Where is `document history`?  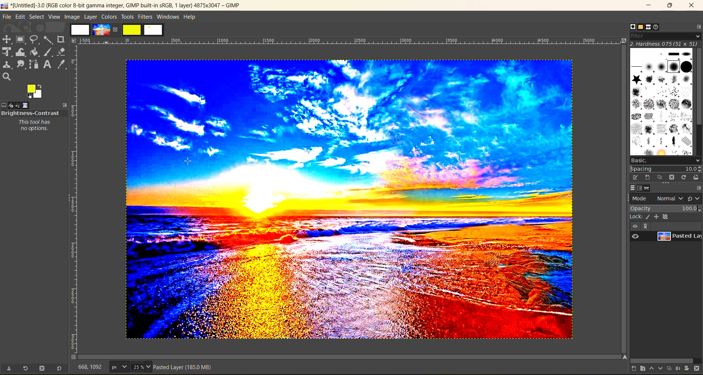 document history is located at coordinates (657, 27).